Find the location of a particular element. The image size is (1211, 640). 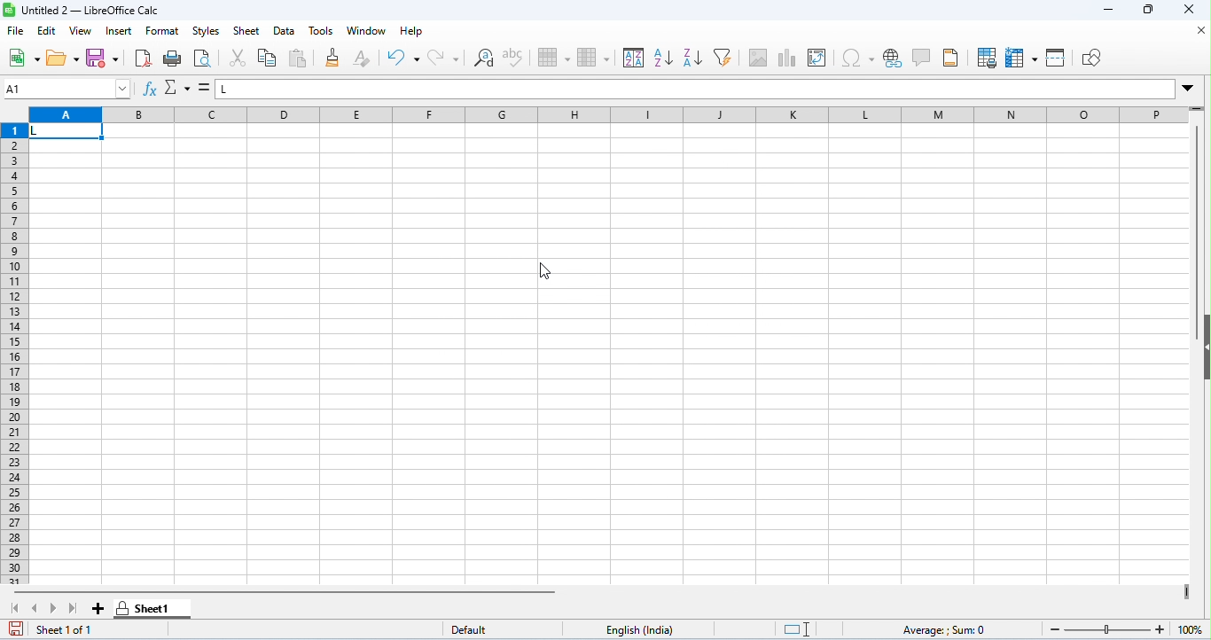

insert special characters is located at coordinates (857, 59).